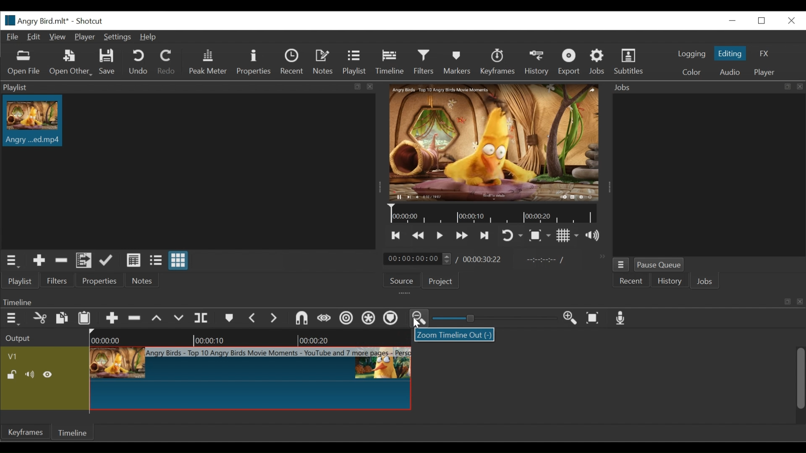  I want to click on Shotcut, so click(92, 21).